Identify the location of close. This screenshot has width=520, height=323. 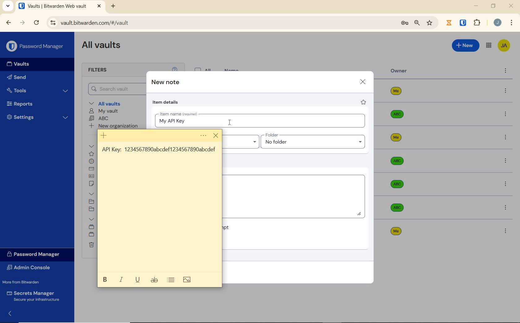
(216, 136).